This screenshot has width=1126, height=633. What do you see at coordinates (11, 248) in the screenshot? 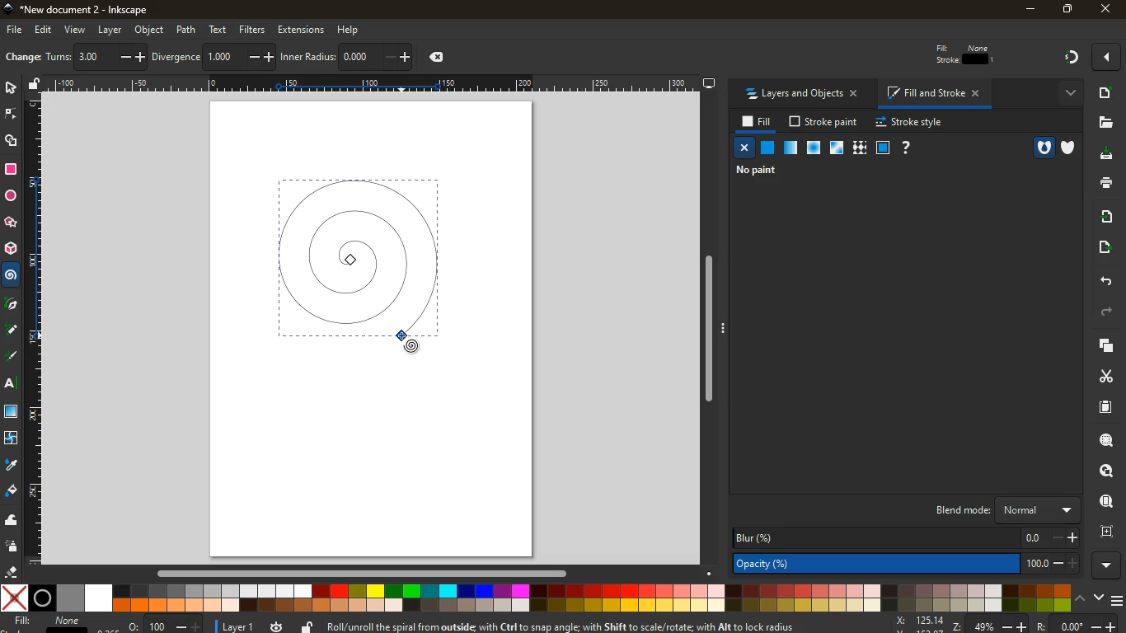
I see `3d tool box` at bounding box center [11, 248].